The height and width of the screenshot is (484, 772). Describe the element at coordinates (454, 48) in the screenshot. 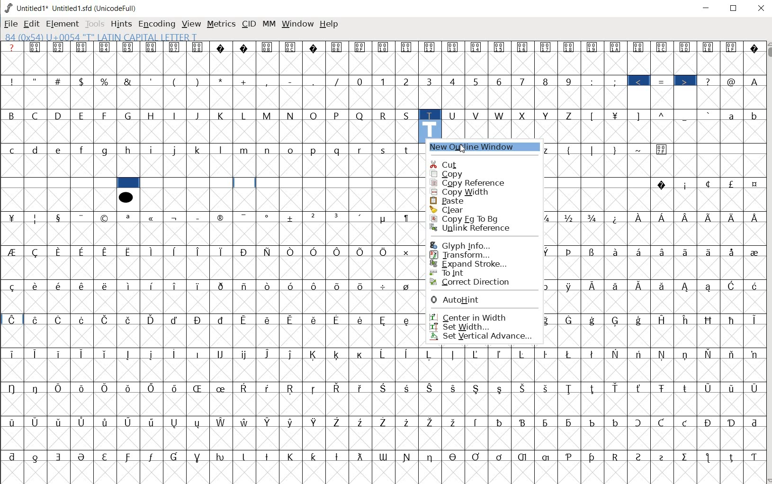

I see `Symbol` at that location.